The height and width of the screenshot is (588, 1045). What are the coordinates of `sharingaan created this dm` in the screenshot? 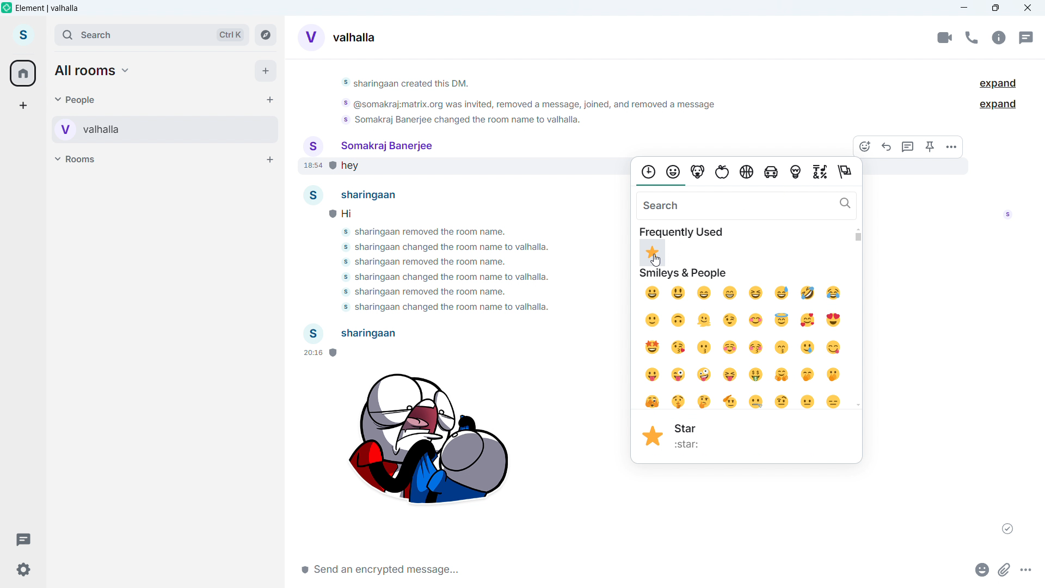 It's located at (524, 85).